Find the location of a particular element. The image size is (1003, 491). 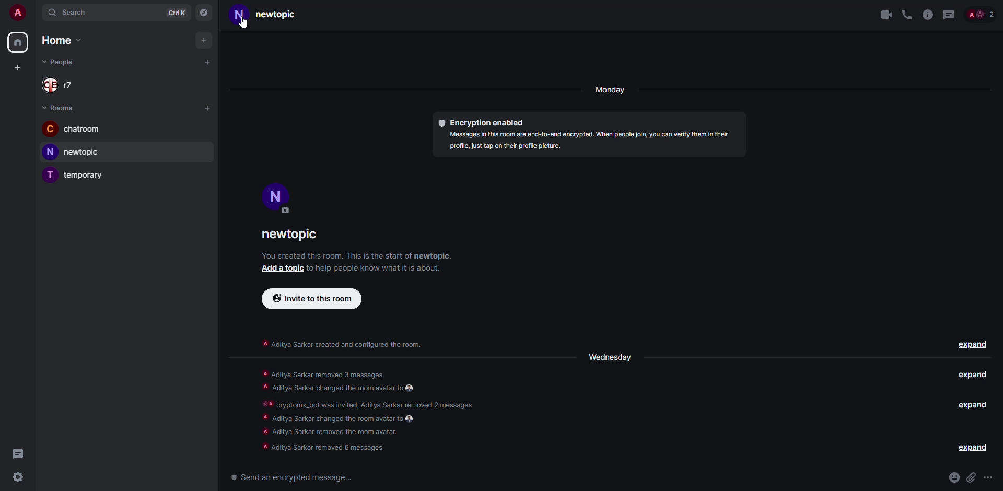

add is located at coordinates (18, 66).